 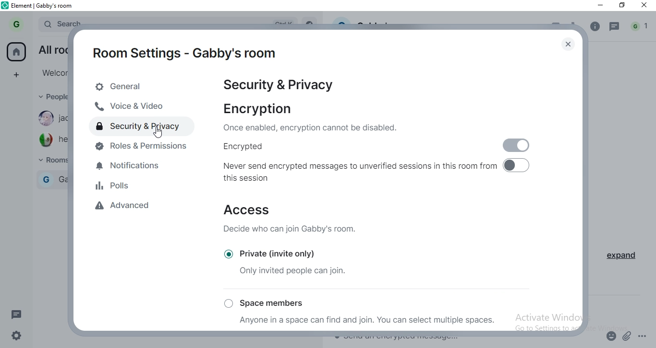 I want to click on on/off, so click(x=521, y=165).